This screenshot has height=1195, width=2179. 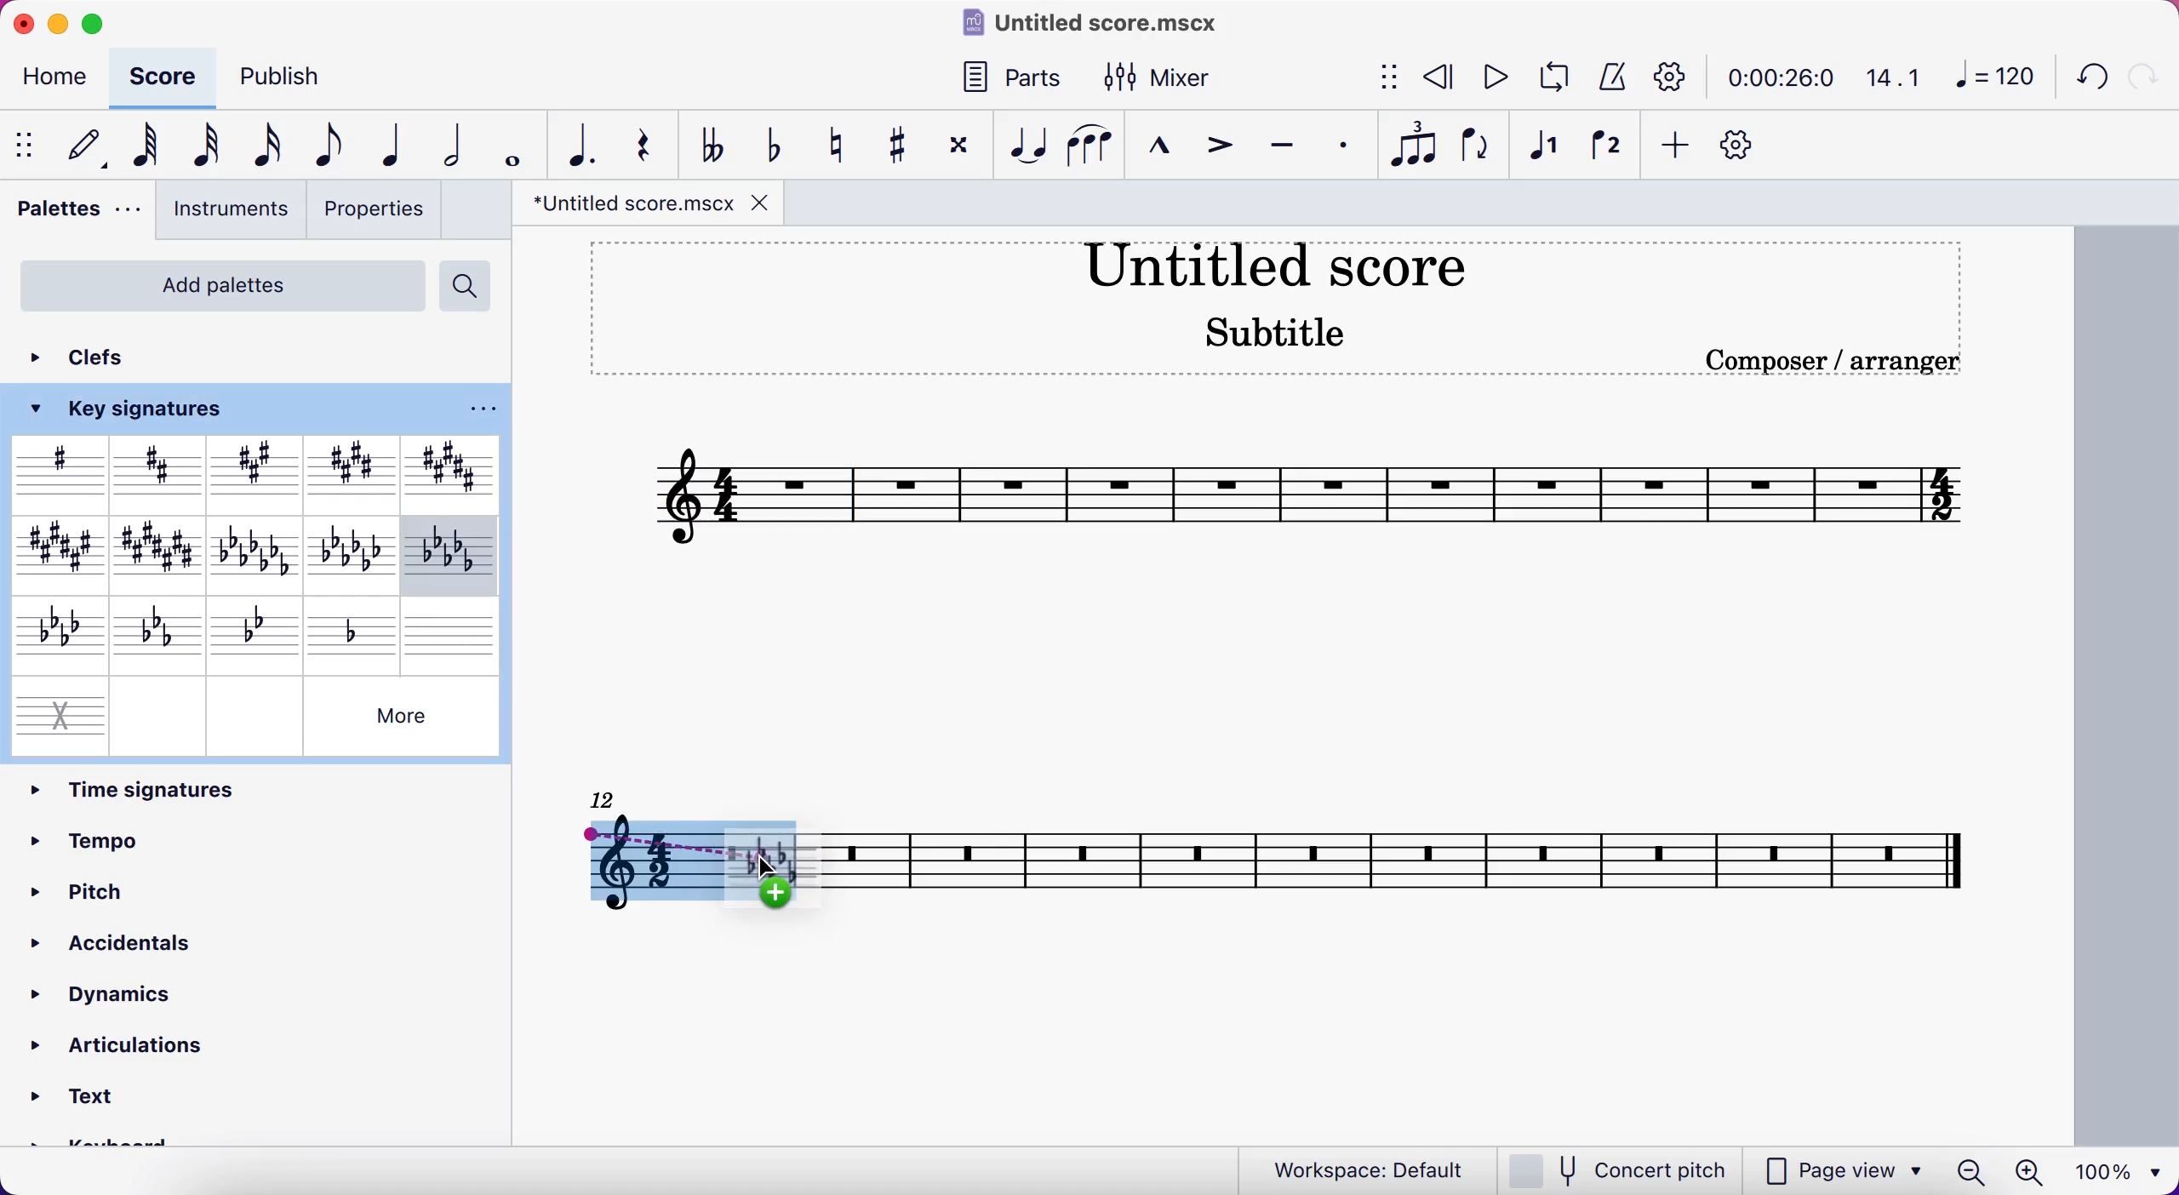 What do you see at coordinates (649, 204) in the screenshot?
I see `file tab` at bounding box center [649, 204].